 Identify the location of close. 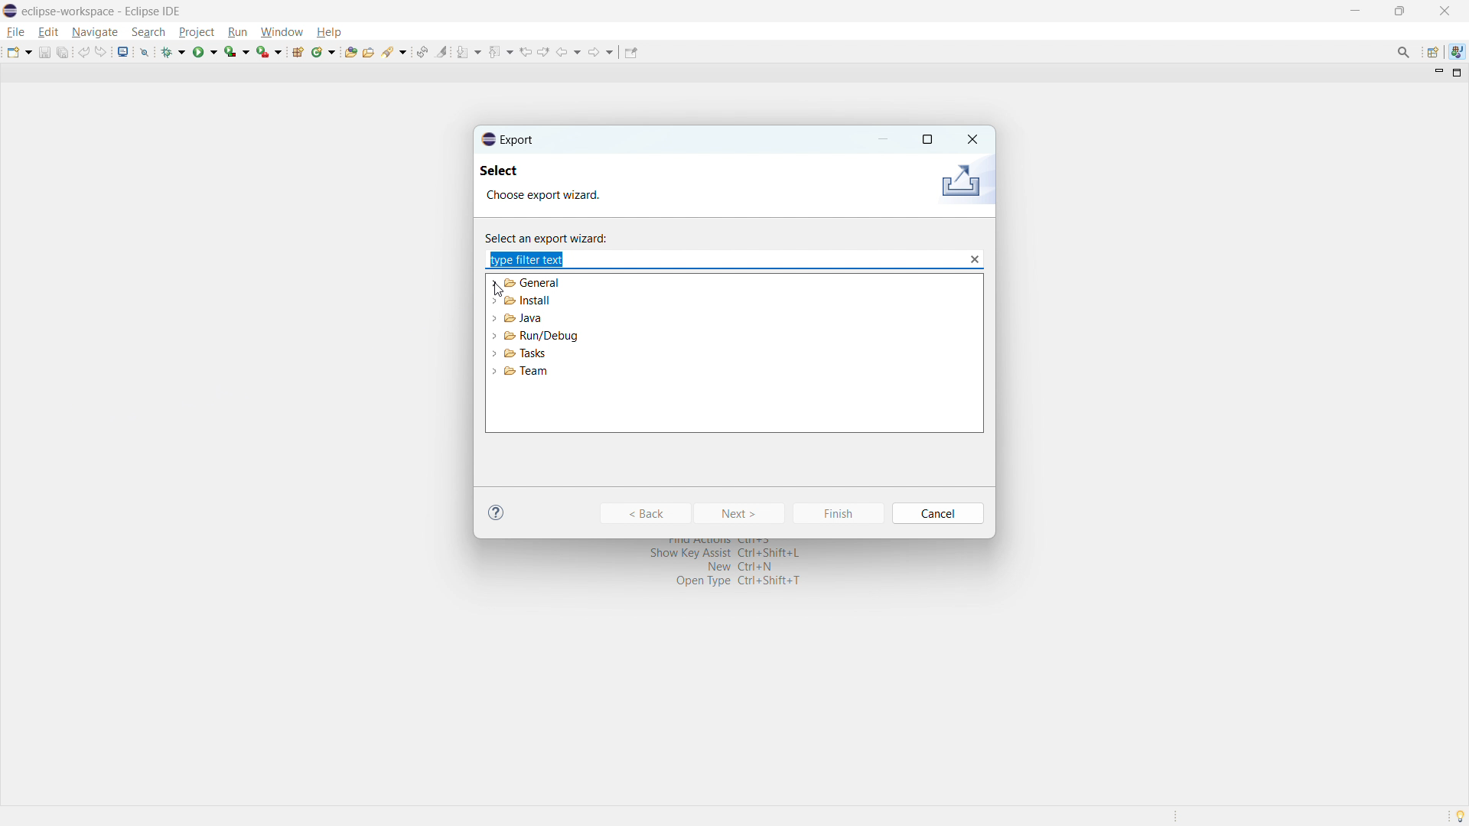
(971, 138).